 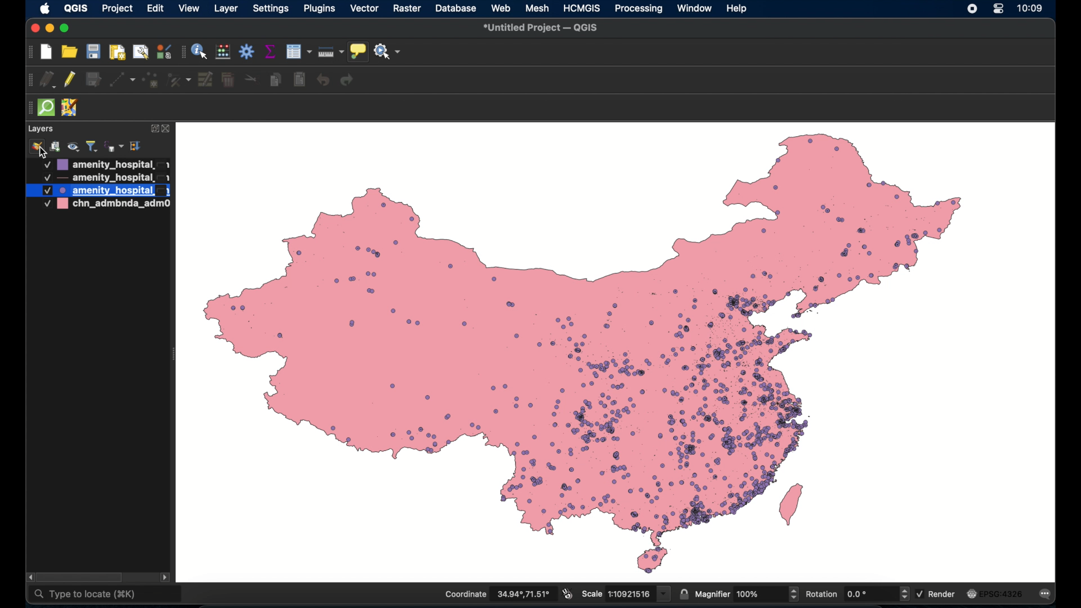 What do you see at coordinates (117, 10) in the screenshot?
I see `project` at bounding box center [117, 10].